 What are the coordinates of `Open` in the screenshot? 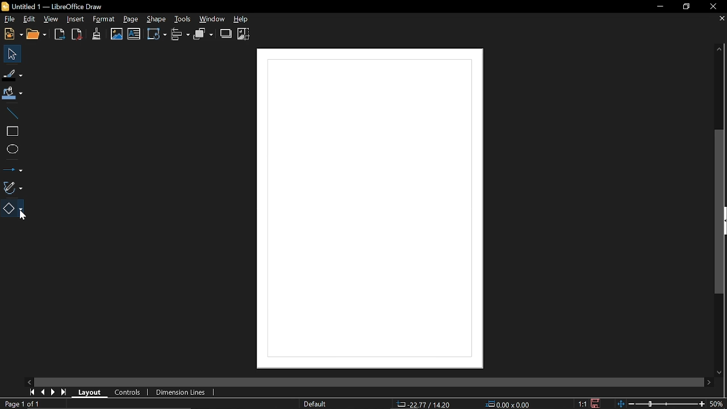 It's located at (39, 35).